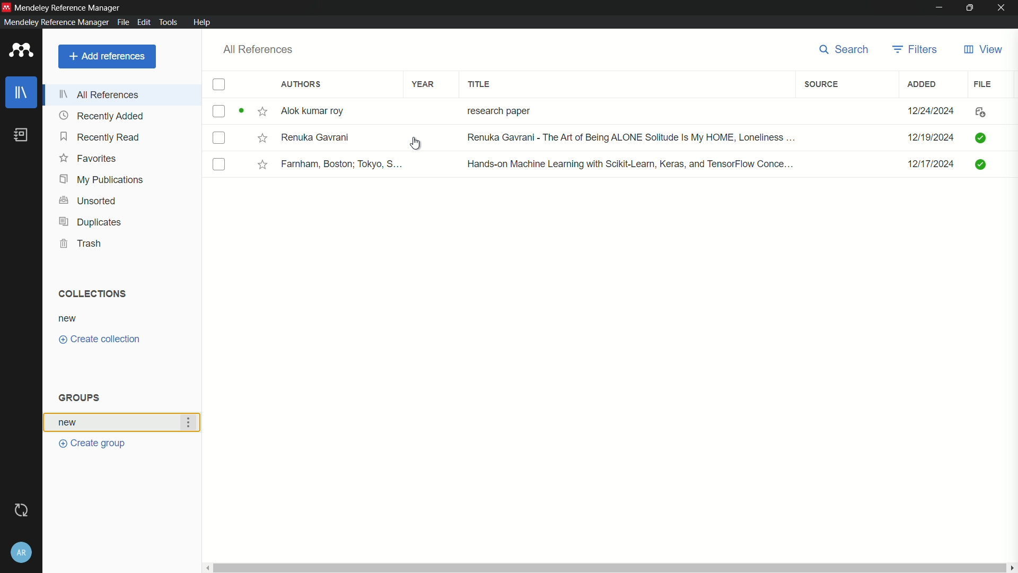  What do you see at coordinates (940, 7) in the screenshot?
I see `minimize` at bounding box center [940, 7].